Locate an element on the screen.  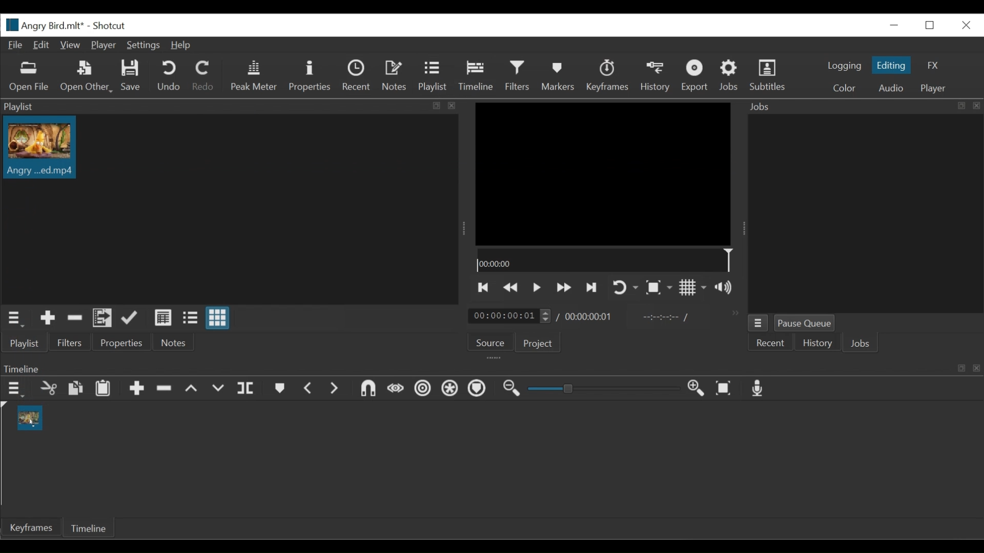
Subtitles is located at coordinates (768, 75).